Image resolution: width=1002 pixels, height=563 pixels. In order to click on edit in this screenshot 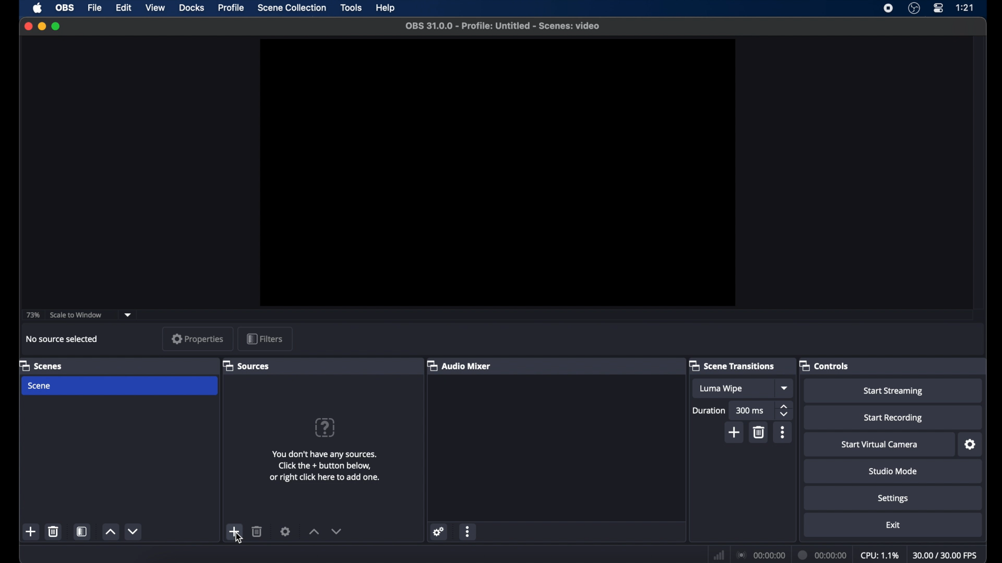, I will do `click(123, 7)`.